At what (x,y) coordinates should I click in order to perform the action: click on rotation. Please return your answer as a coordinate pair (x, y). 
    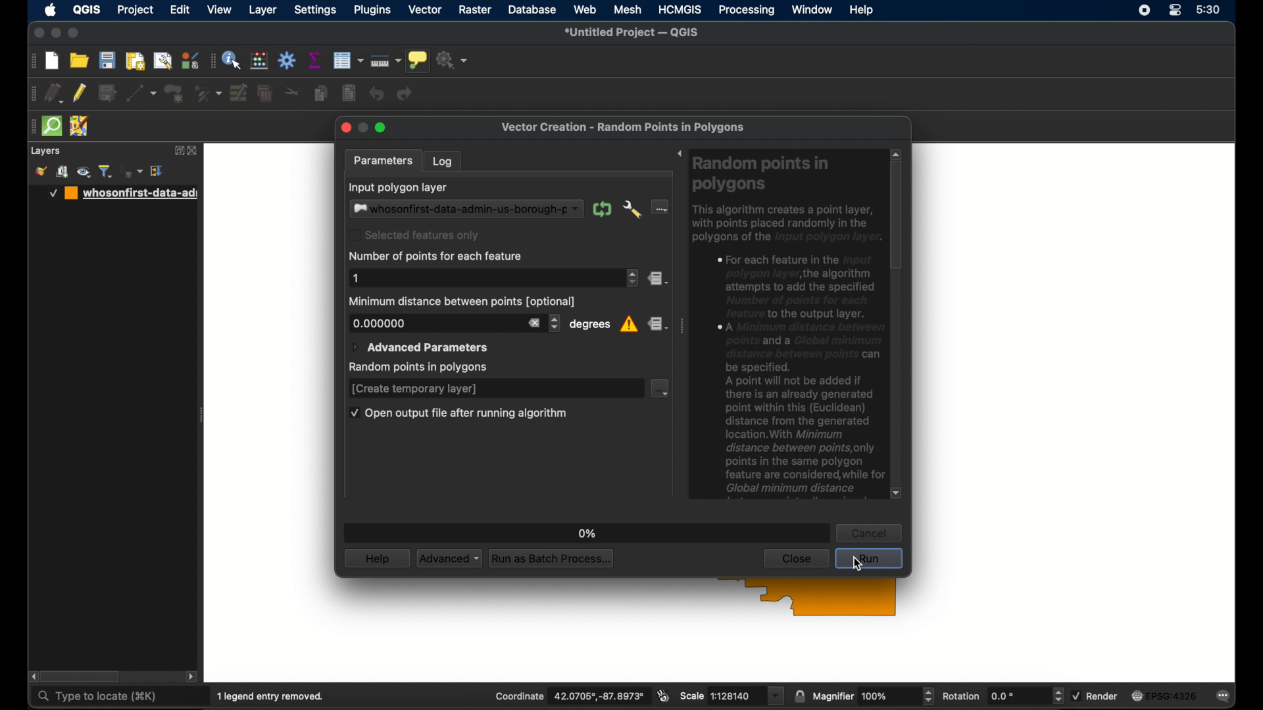
    Looking at the image, I should click on (1003, 695).